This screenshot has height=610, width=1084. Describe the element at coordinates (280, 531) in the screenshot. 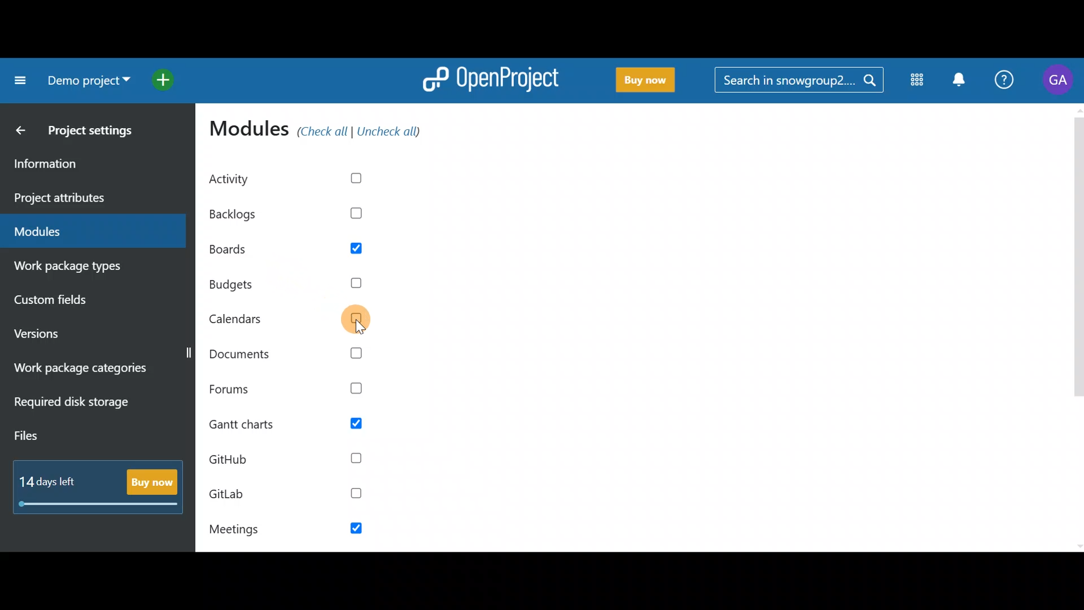

I see `Meetings` at that location.